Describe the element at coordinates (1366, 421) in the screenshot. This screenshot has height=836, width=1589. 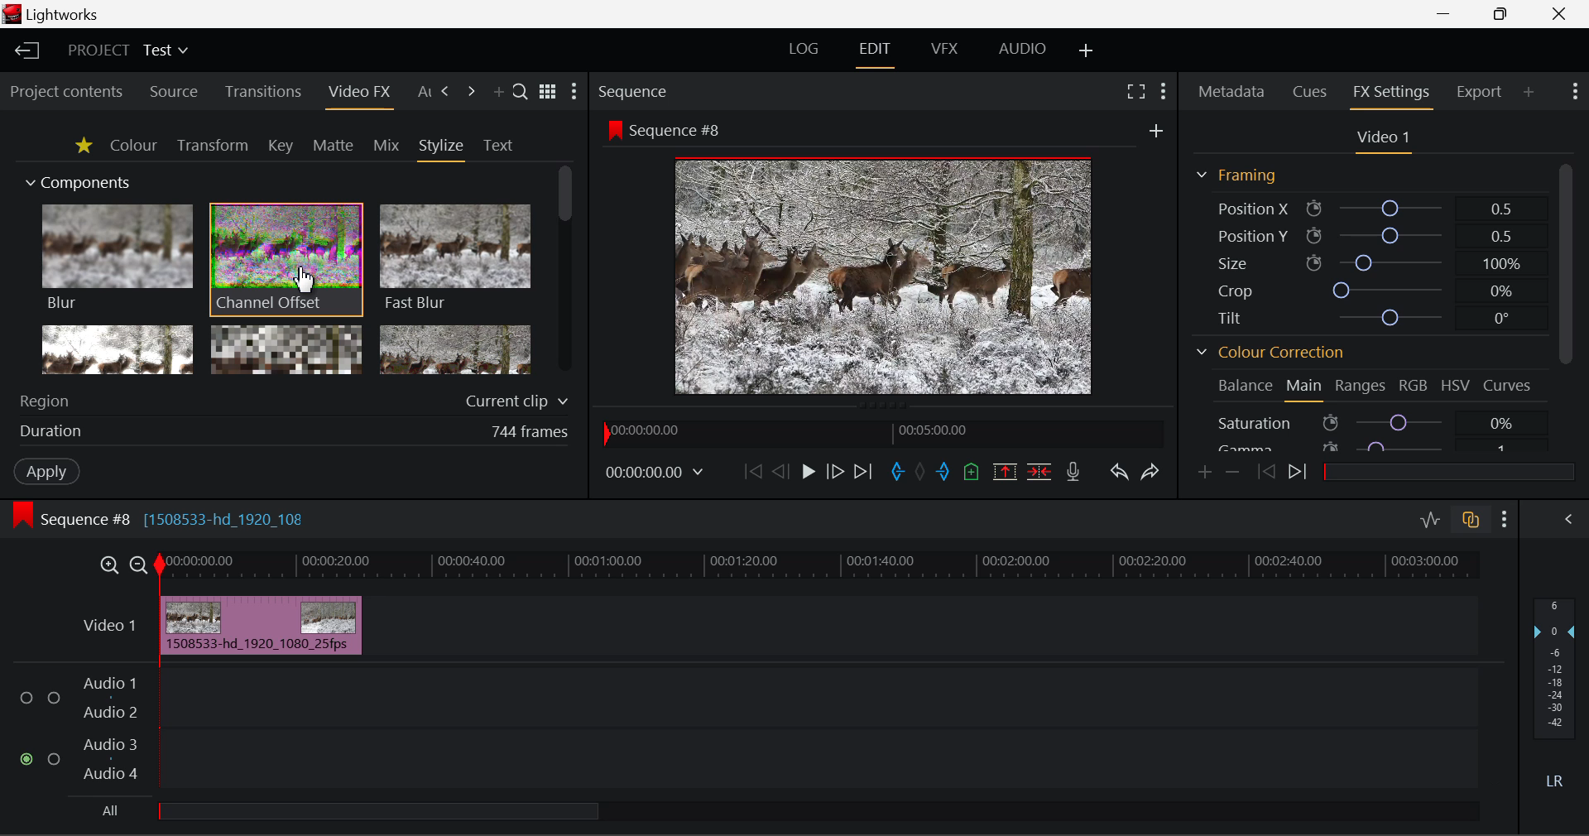
I see `Saturation` at that location.